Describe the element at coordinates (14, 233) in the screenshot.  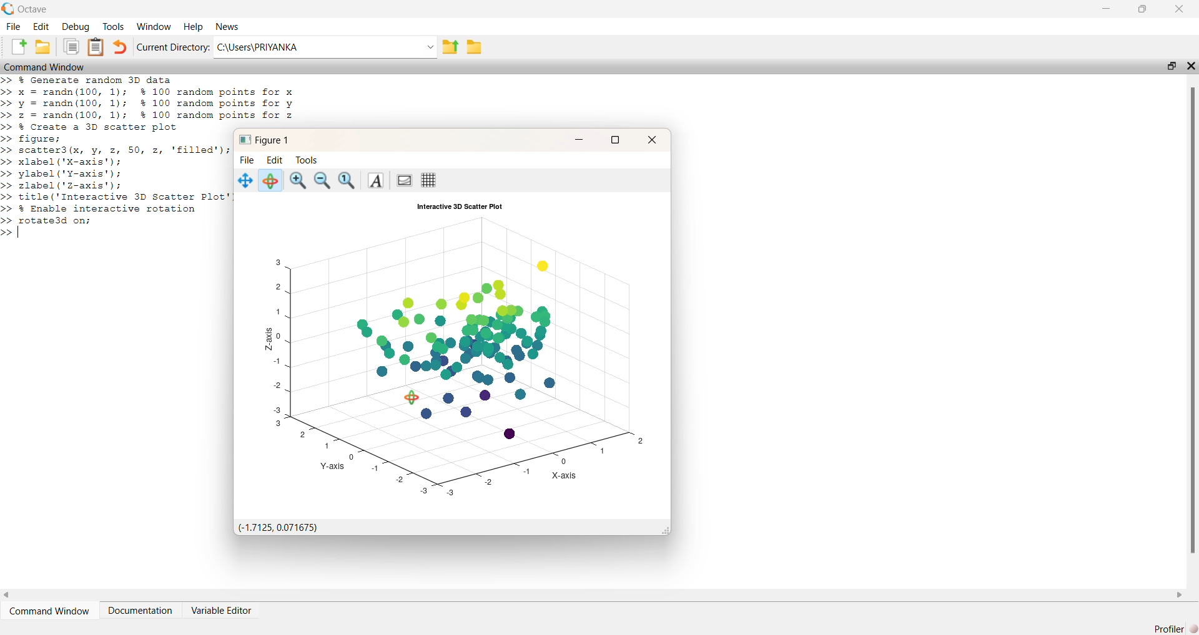
I see `>> |` at that location.